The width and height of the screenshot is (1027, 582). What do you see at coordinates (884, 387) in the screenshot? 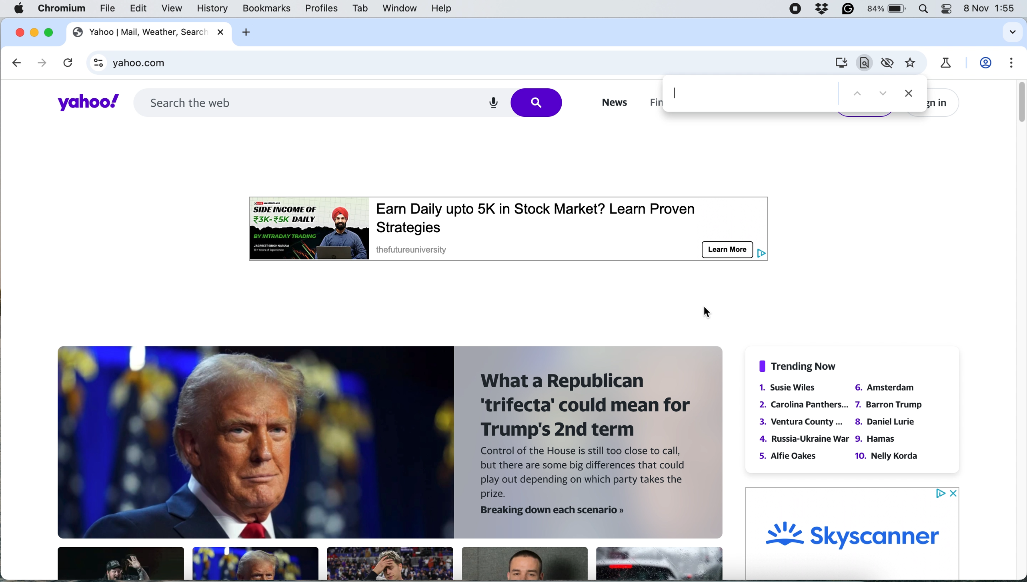
I see `Amsterdam` at bounding box center [884, 387].